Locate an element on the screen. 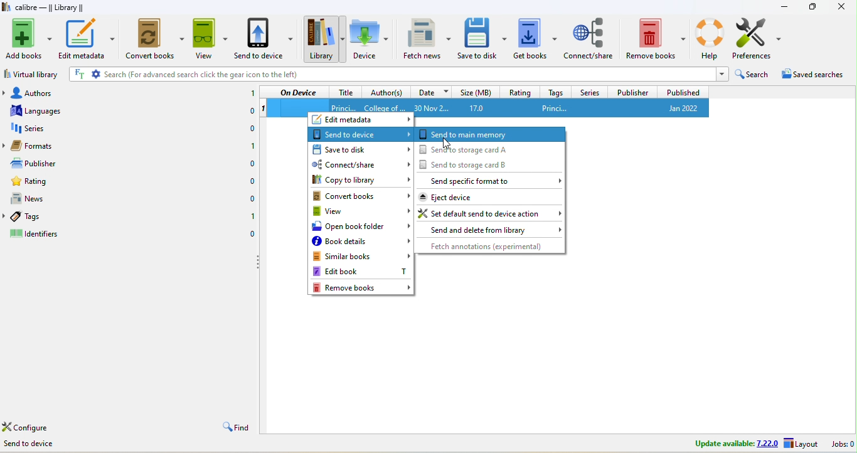  convert books is located at coordinates (156, 39).